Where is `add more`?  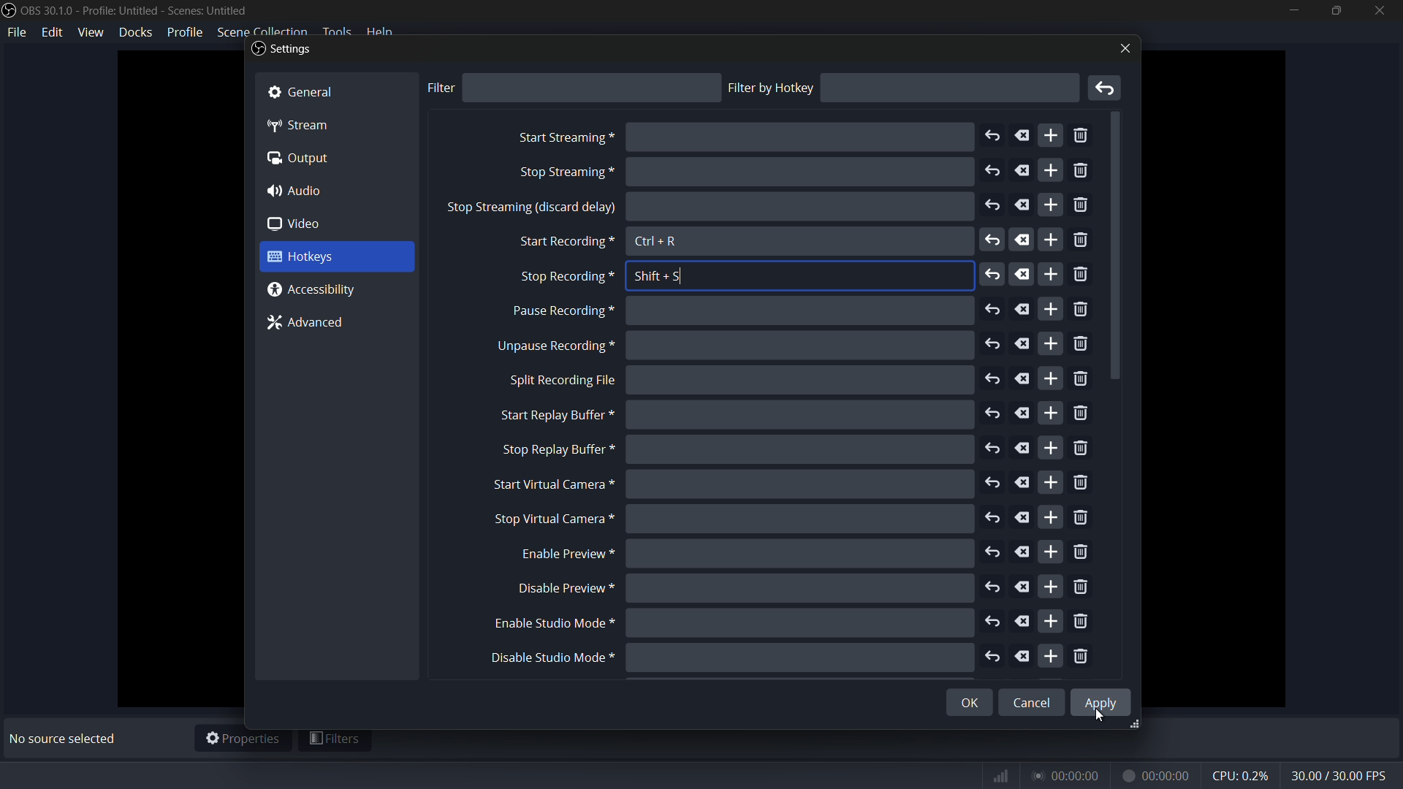
add more is located at coordinates (1053, 482).